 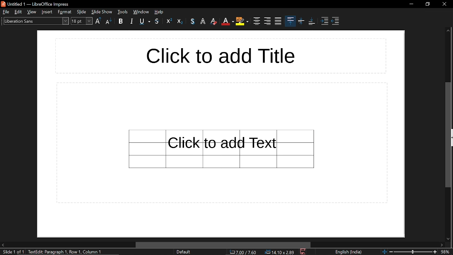 What do you see at coordinates (221, 149) in the screenshot?
I see `Table` at bounding box center [221, 149].